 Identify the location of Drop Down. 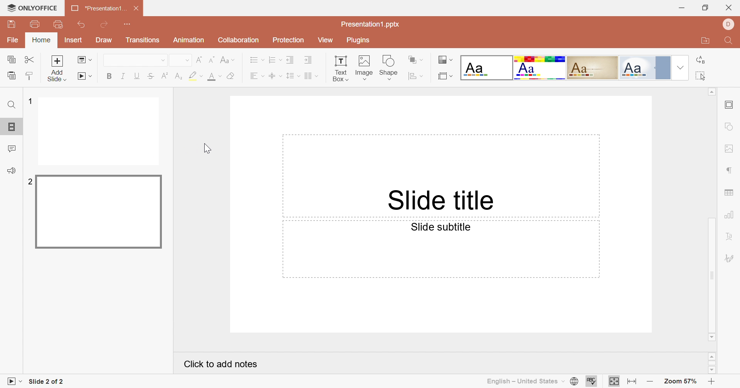
(263, 60).